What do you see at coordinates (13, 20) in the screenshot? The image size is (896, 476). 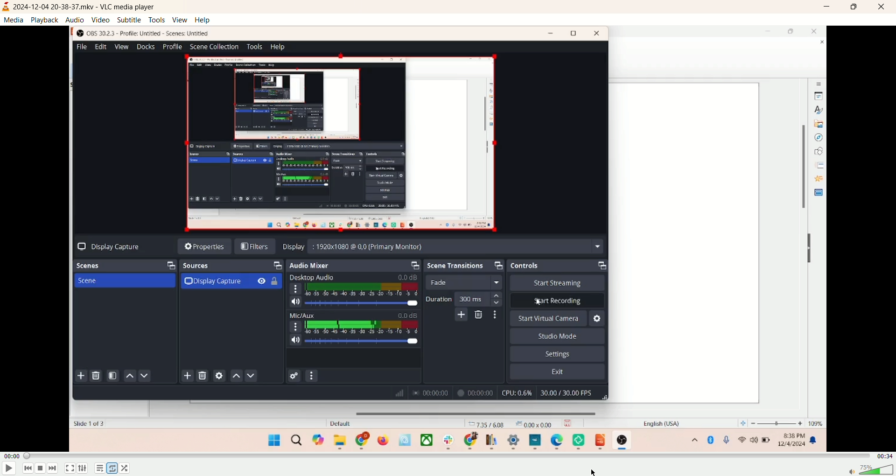 I see `media` at bounding box center [13, 20].